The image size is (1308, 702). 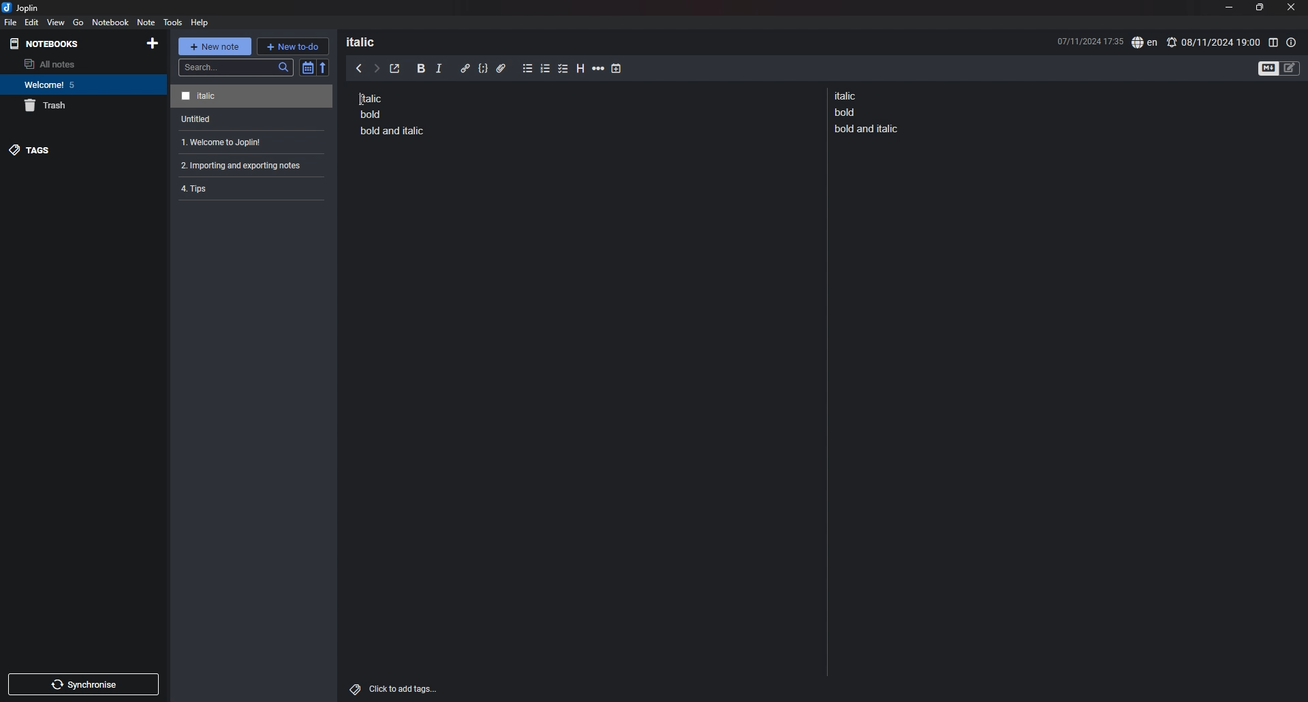 What do you see at coordinates (214, 46) in the screenshot?
I see `new note` at bounding box center [214, 46].